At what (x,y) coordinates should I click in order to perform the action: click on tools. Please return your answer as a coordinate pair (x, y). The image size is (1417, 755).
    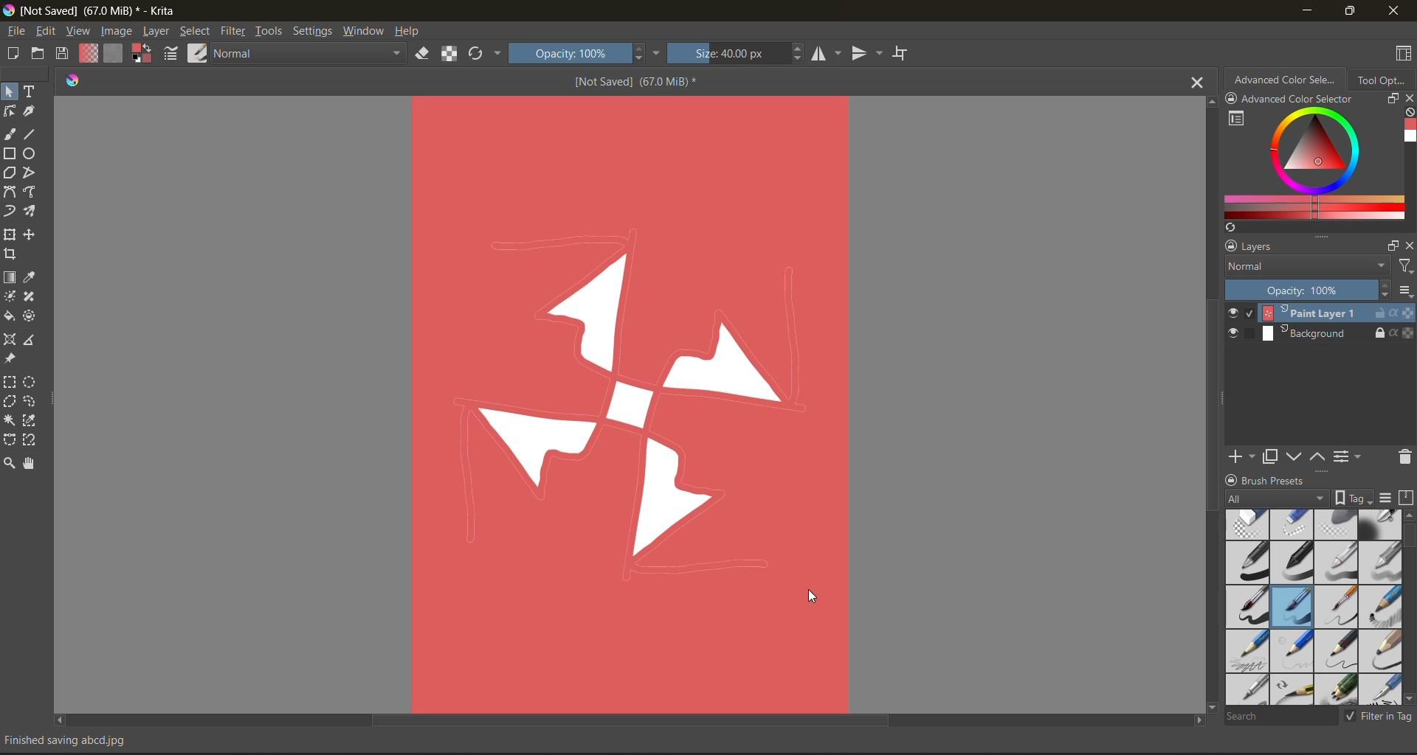
    Looking at the image, I should click on (10, 439).